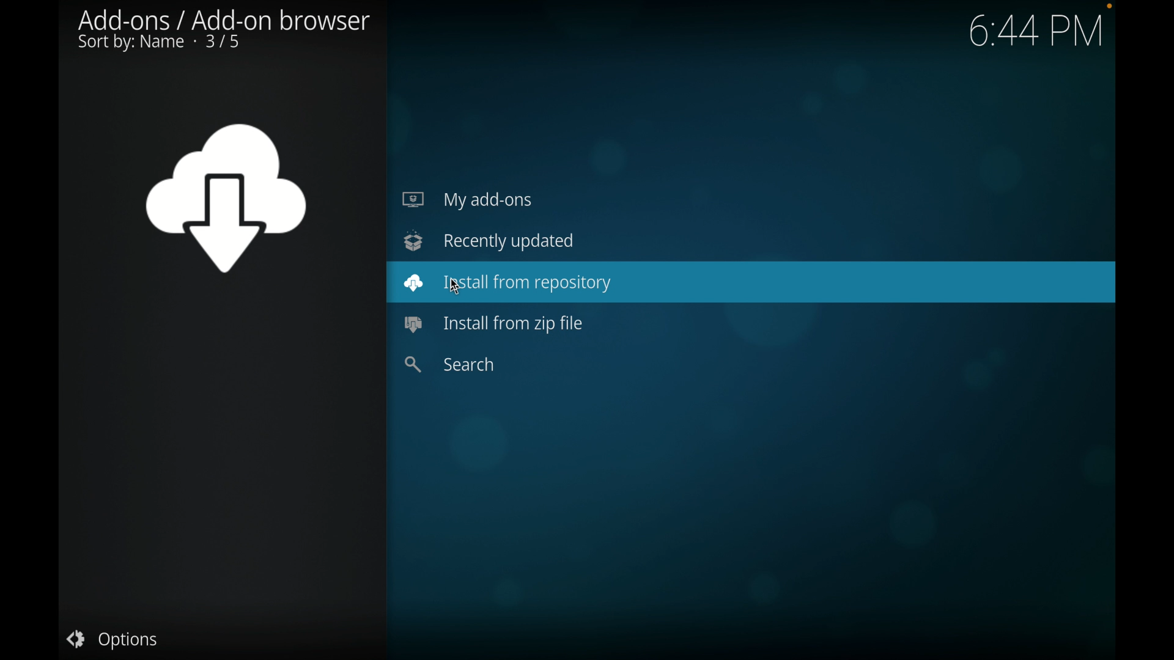  I want to click on mouse pointer, so click(456, 287).